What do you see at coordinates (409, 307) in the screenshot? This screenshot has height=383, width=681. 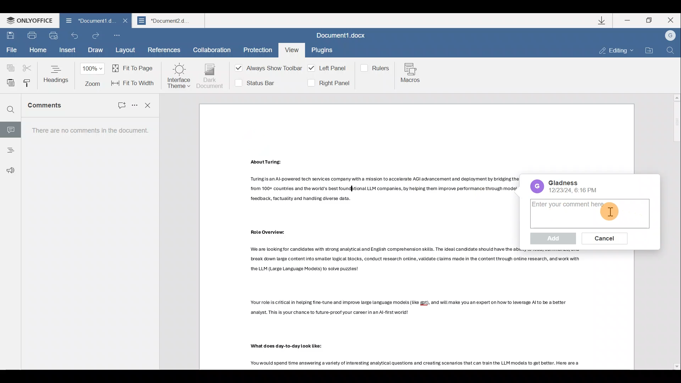 I see `` at bounding box center [409, 307].